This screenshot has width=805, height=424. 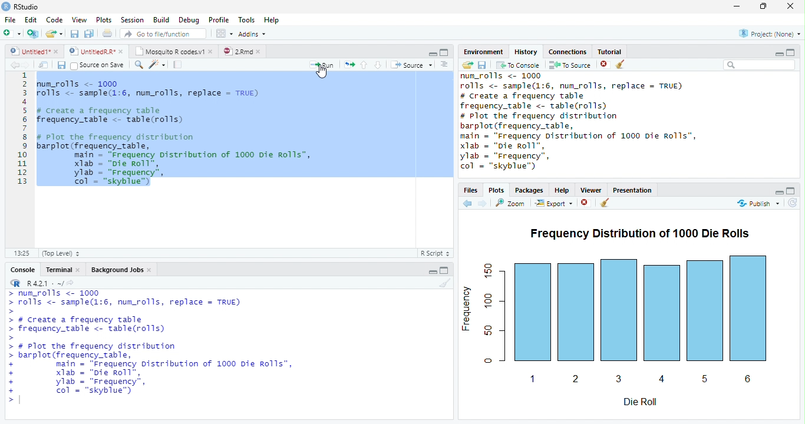 What do you see at coordinates (468, 204) in the screenshot?
I see `Previous Slot` at bounding box center [468, 204].